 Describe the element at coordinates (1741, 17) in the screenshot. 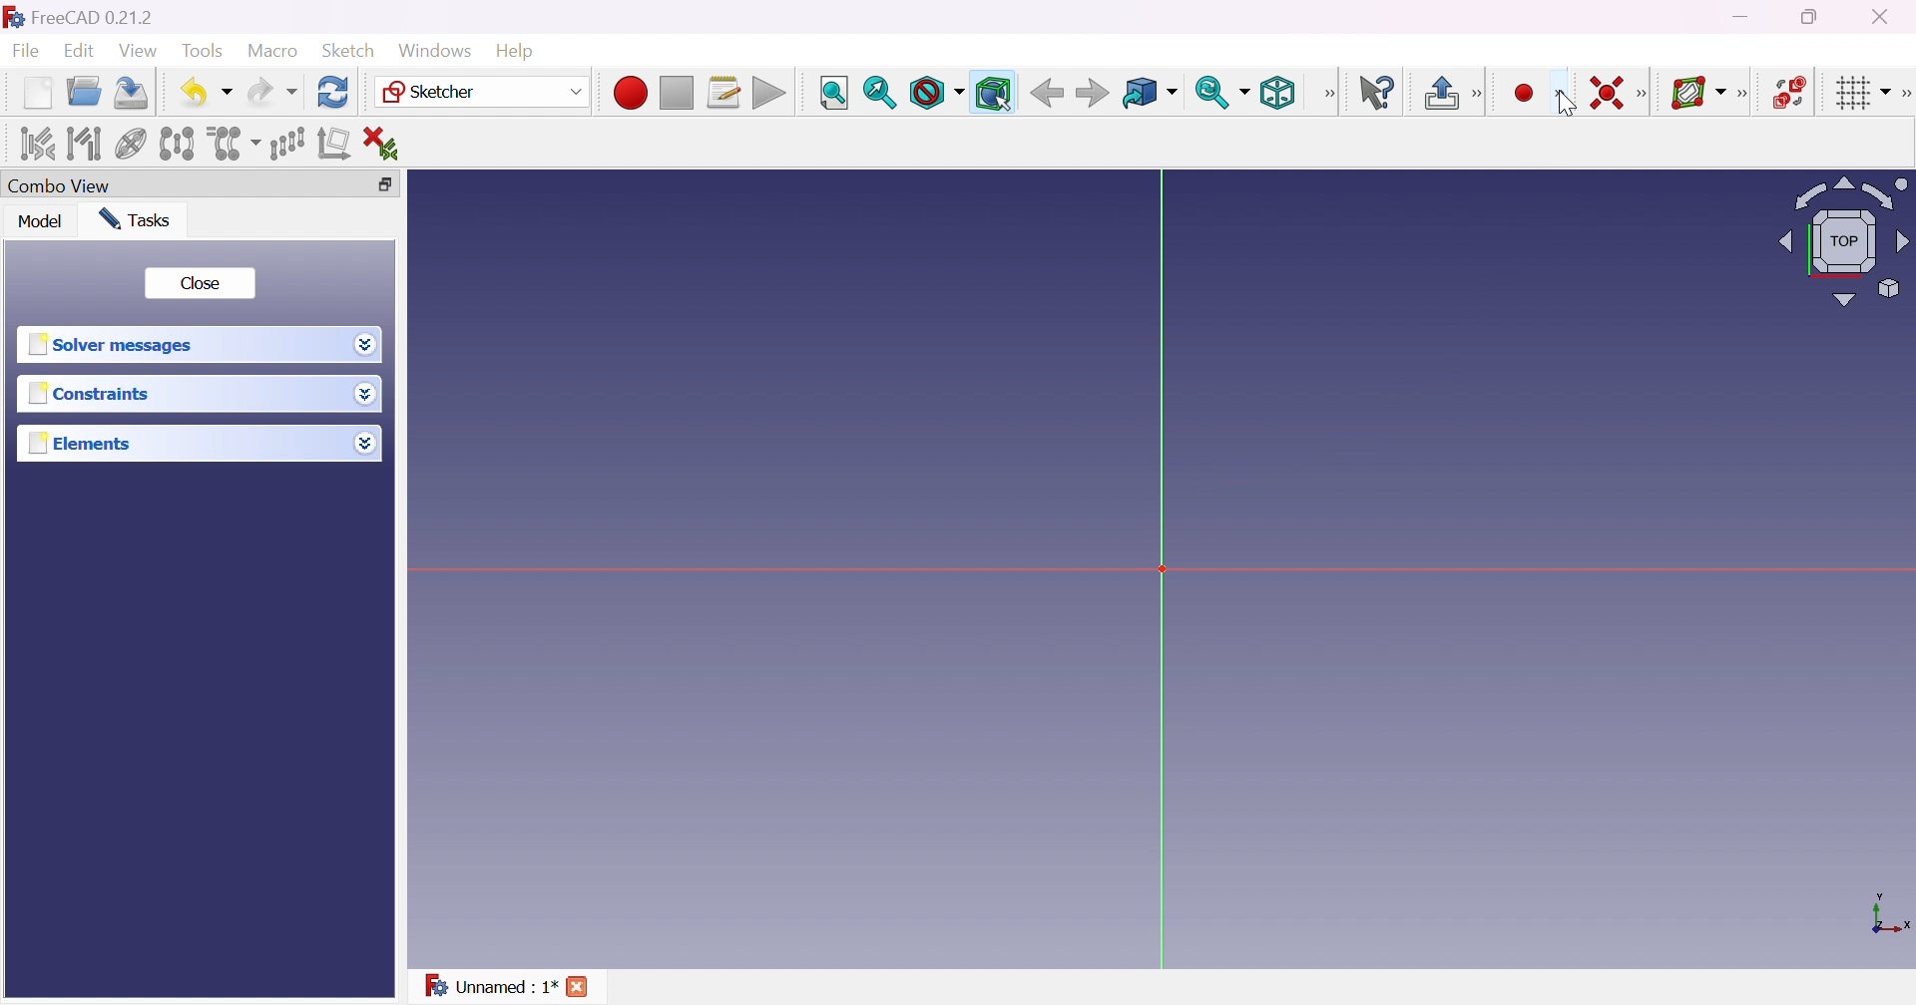

I see `Minimize` at that location.